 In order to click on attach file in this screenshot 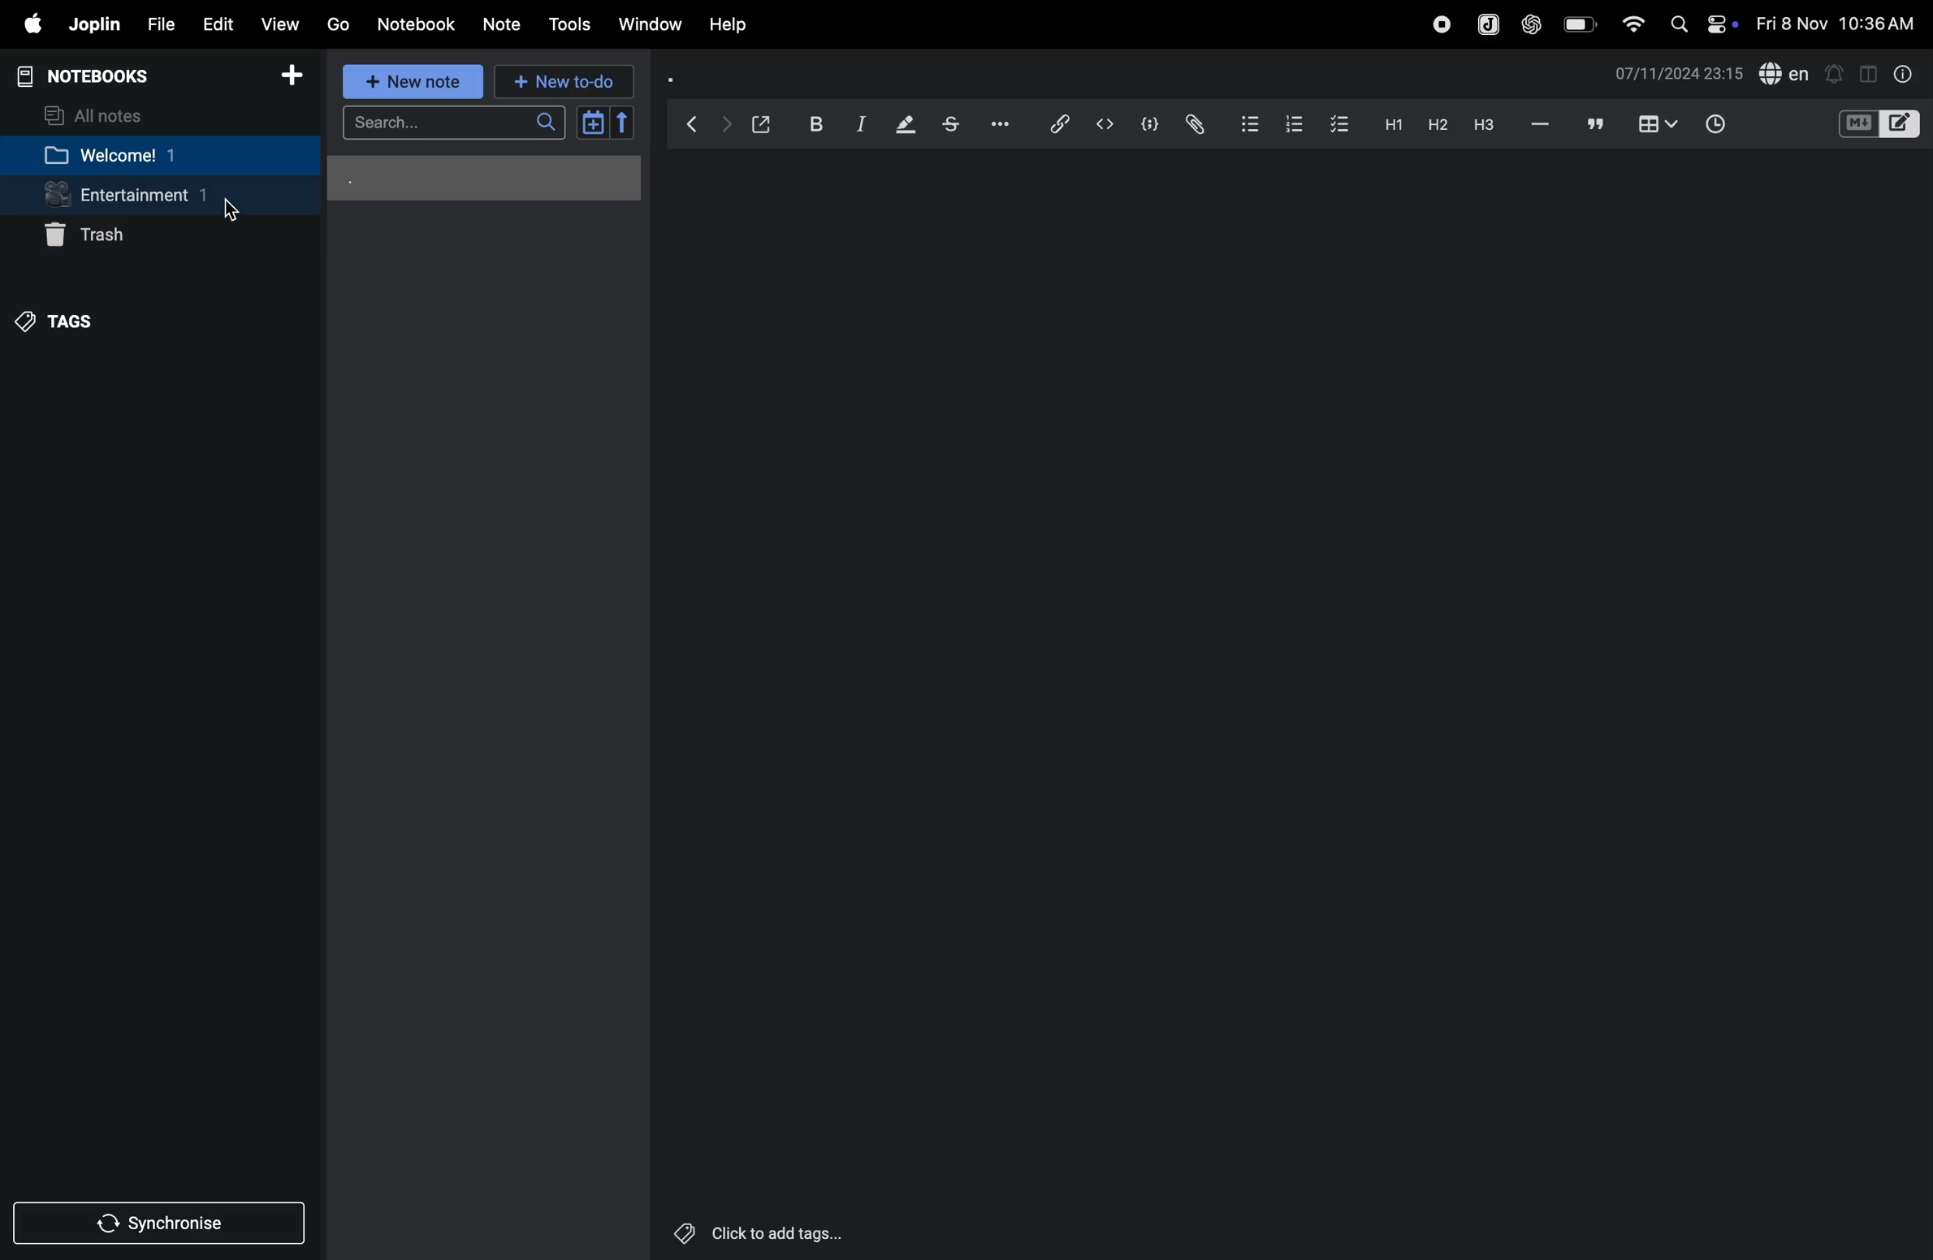, I will do `click(1191, 124)`.